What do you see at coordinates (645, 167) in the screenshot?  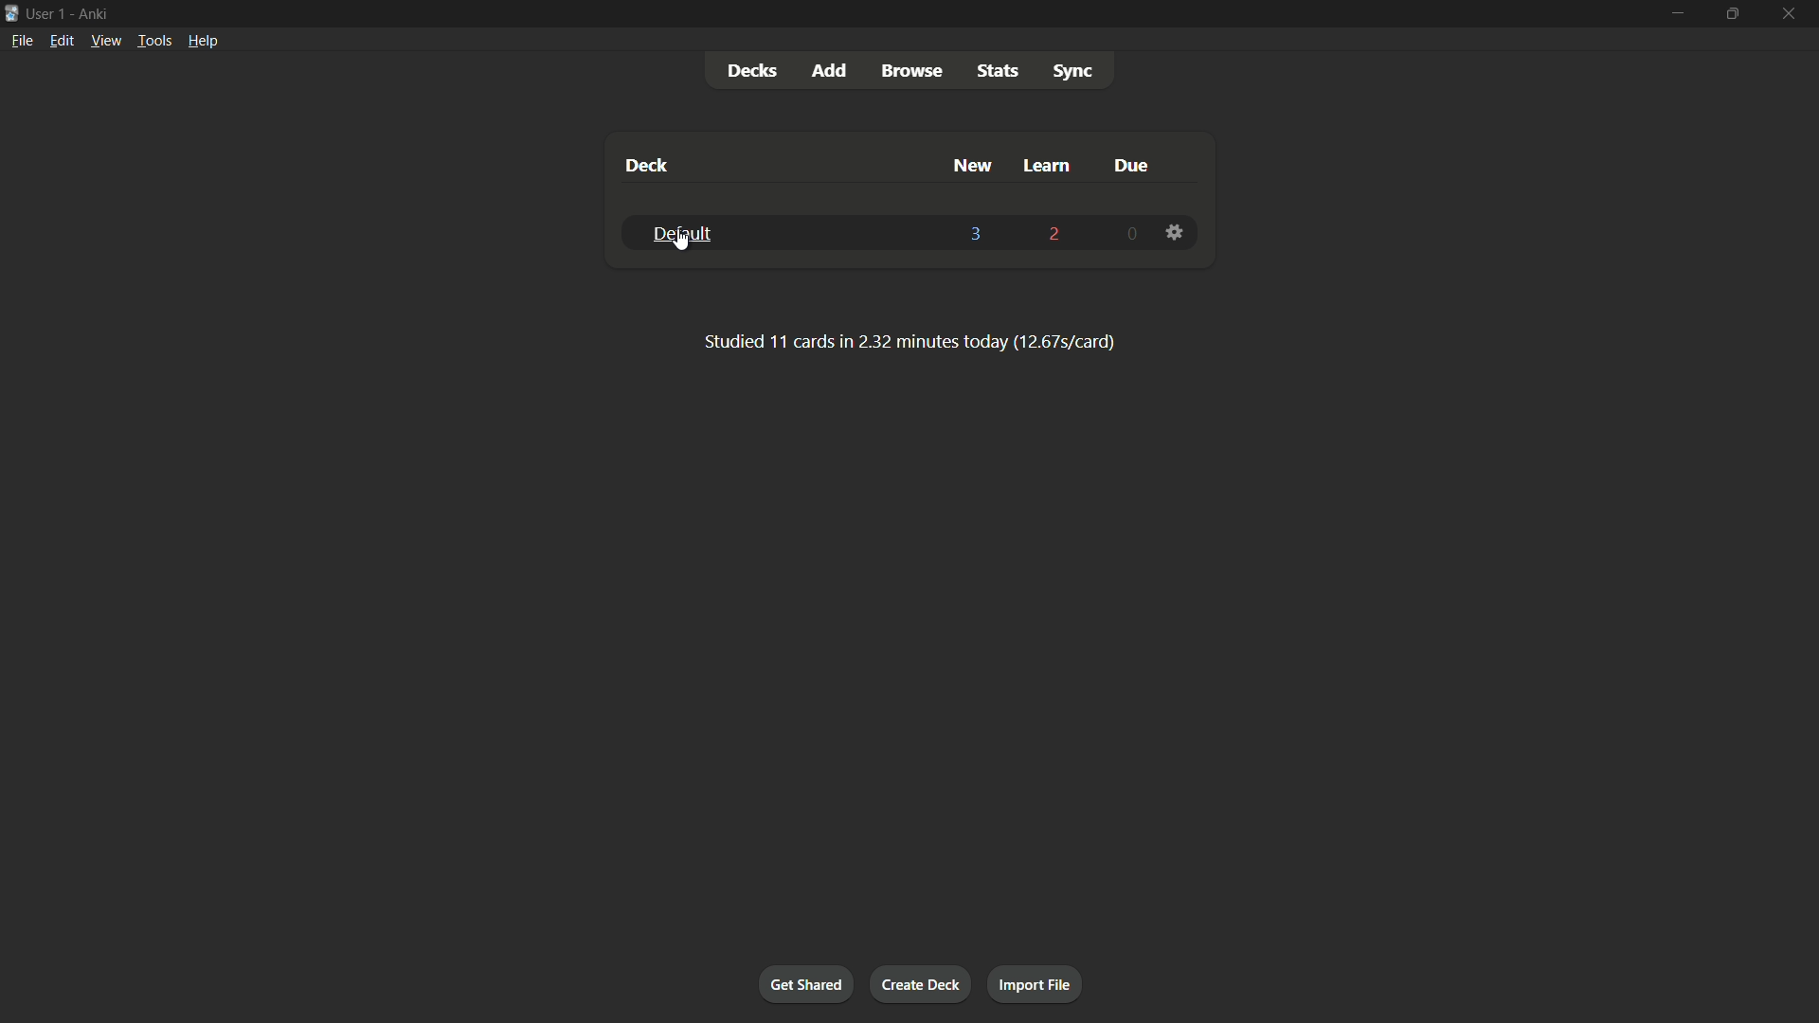 I see `deck` at bounding box center [645, 167].